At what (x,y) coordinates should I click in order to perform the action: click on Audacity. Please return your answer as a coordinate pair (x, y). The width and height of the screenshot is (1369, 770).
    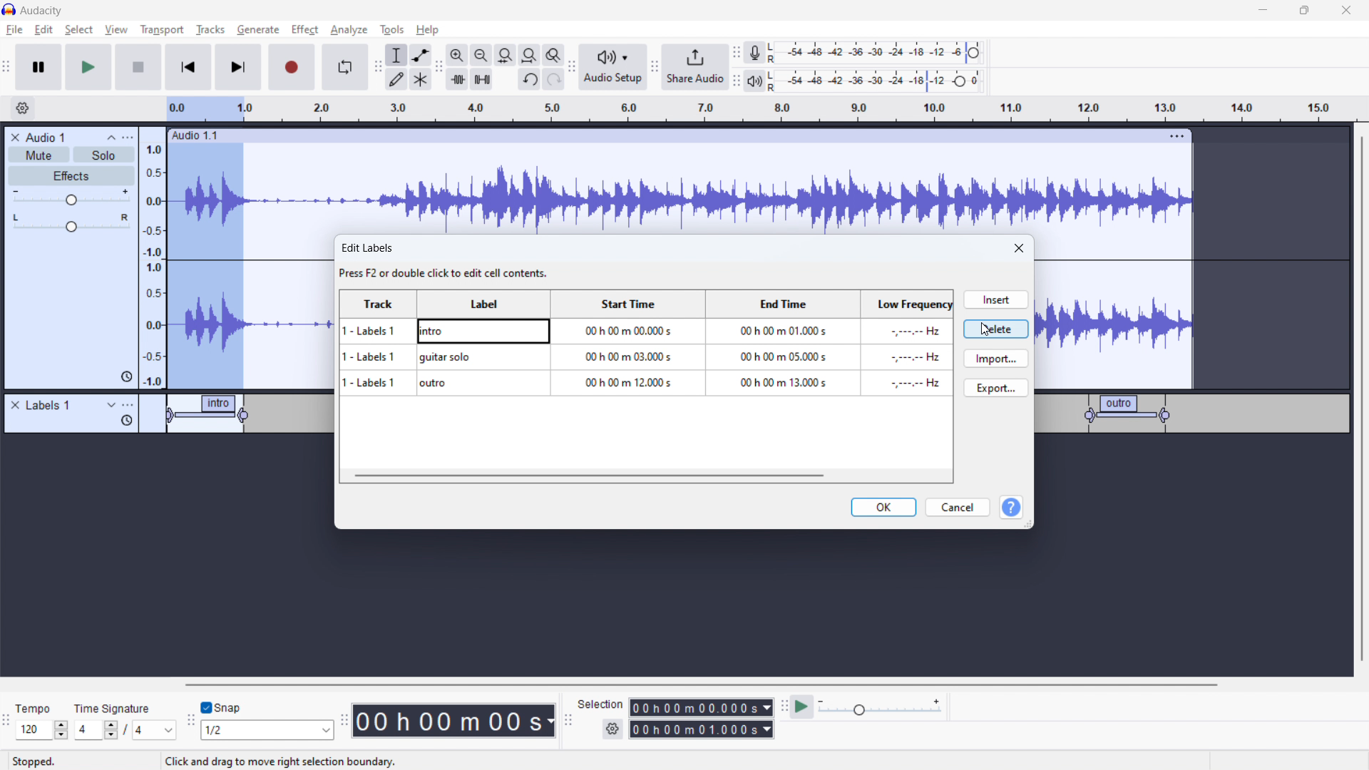
    Looking at the image, I should click on (44, 11).